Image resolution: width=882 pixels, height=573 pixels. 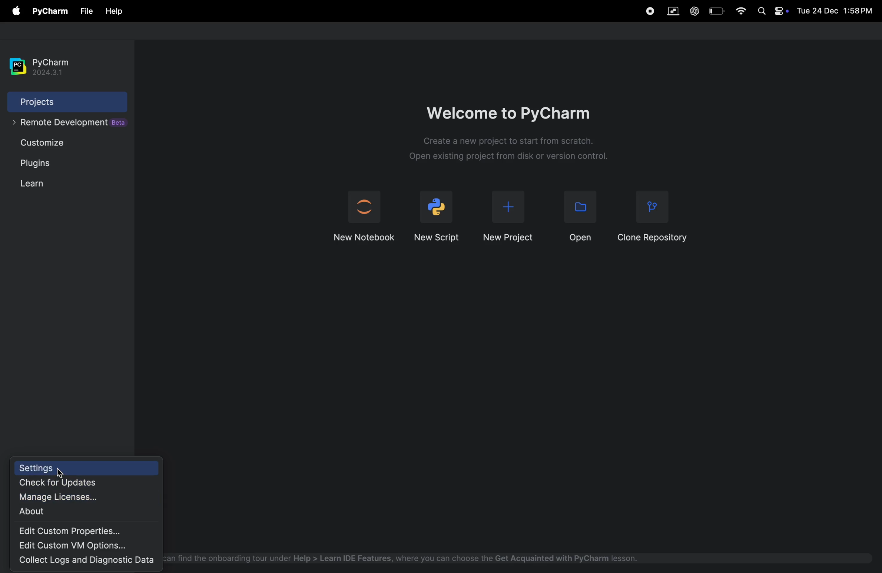 I want to click on about, so click(x=63, y=512).